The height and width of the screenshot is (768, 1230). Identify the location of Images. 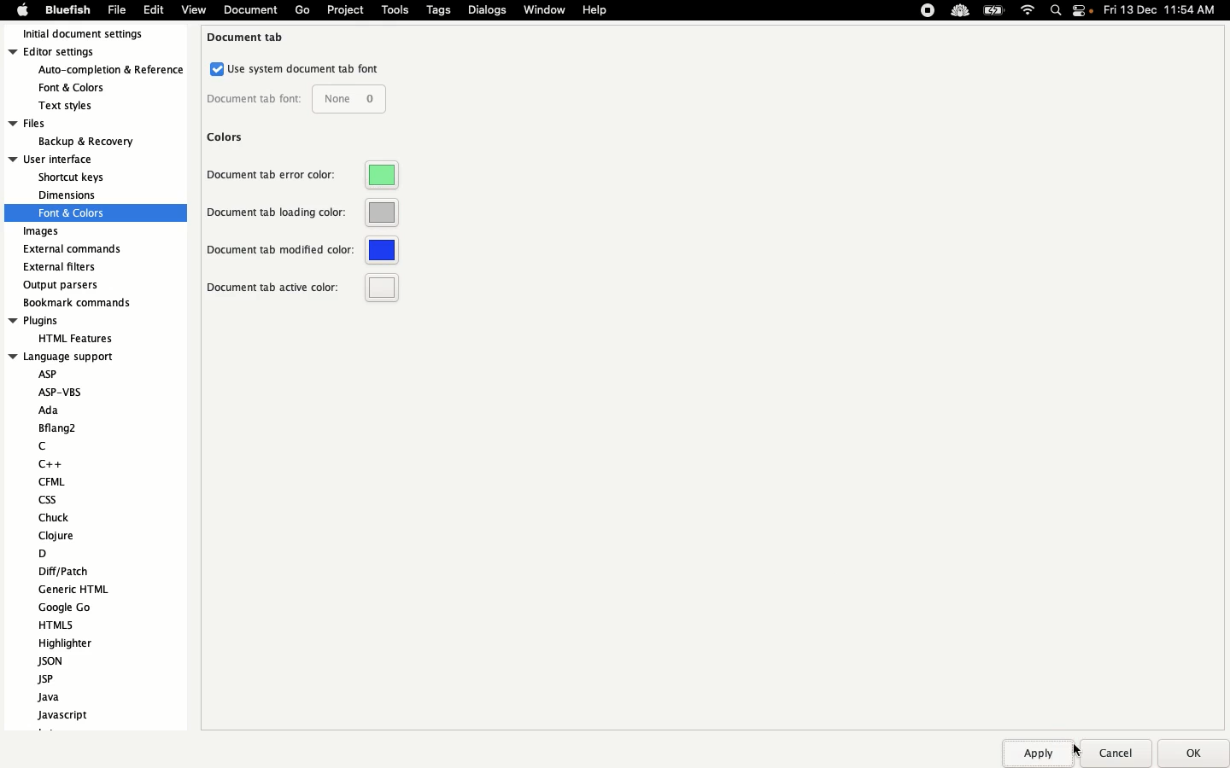
(43, 232).